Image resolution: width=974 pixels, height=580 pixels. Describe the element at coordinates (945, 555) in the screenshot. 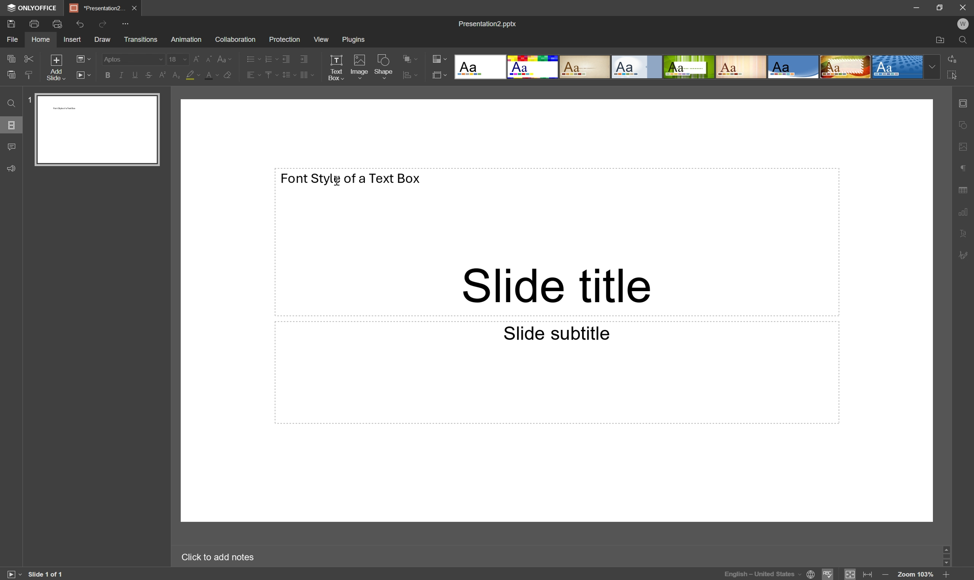

I see `Scroll Bar` at that location.